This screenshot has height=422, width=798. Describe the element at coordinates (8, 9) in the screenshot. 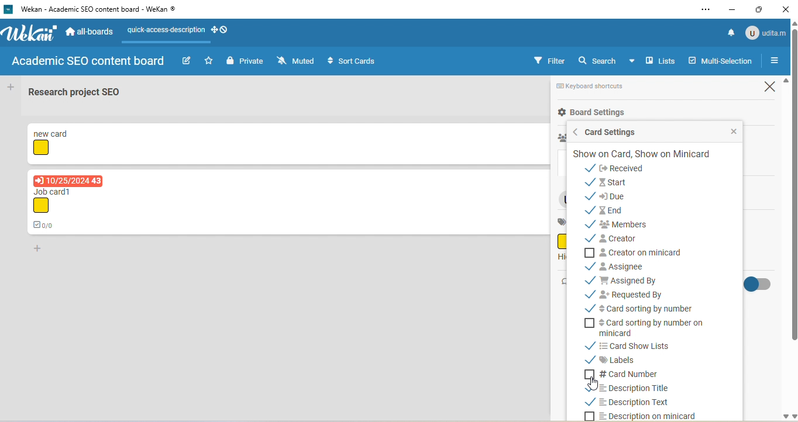

I see `logo` at that location.